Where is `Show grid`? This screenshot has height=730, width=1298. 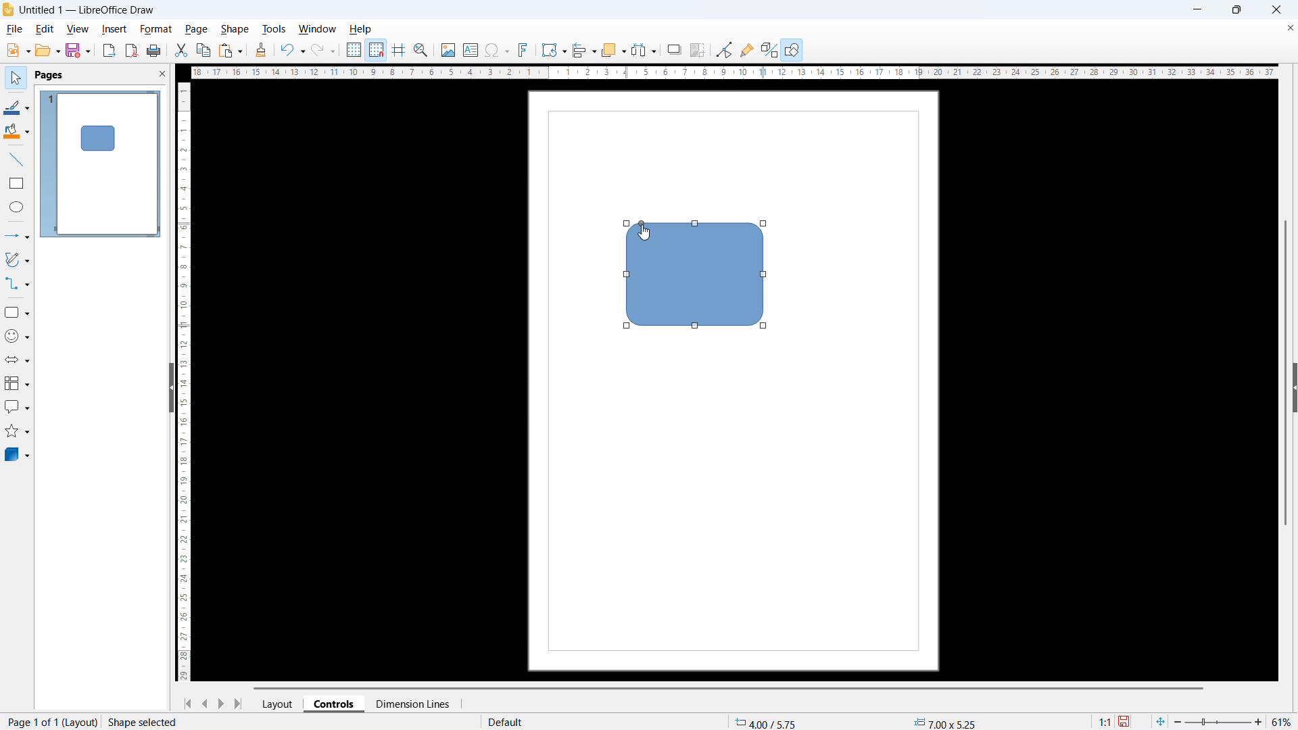
Show grid is located at coordinates (354, 51).